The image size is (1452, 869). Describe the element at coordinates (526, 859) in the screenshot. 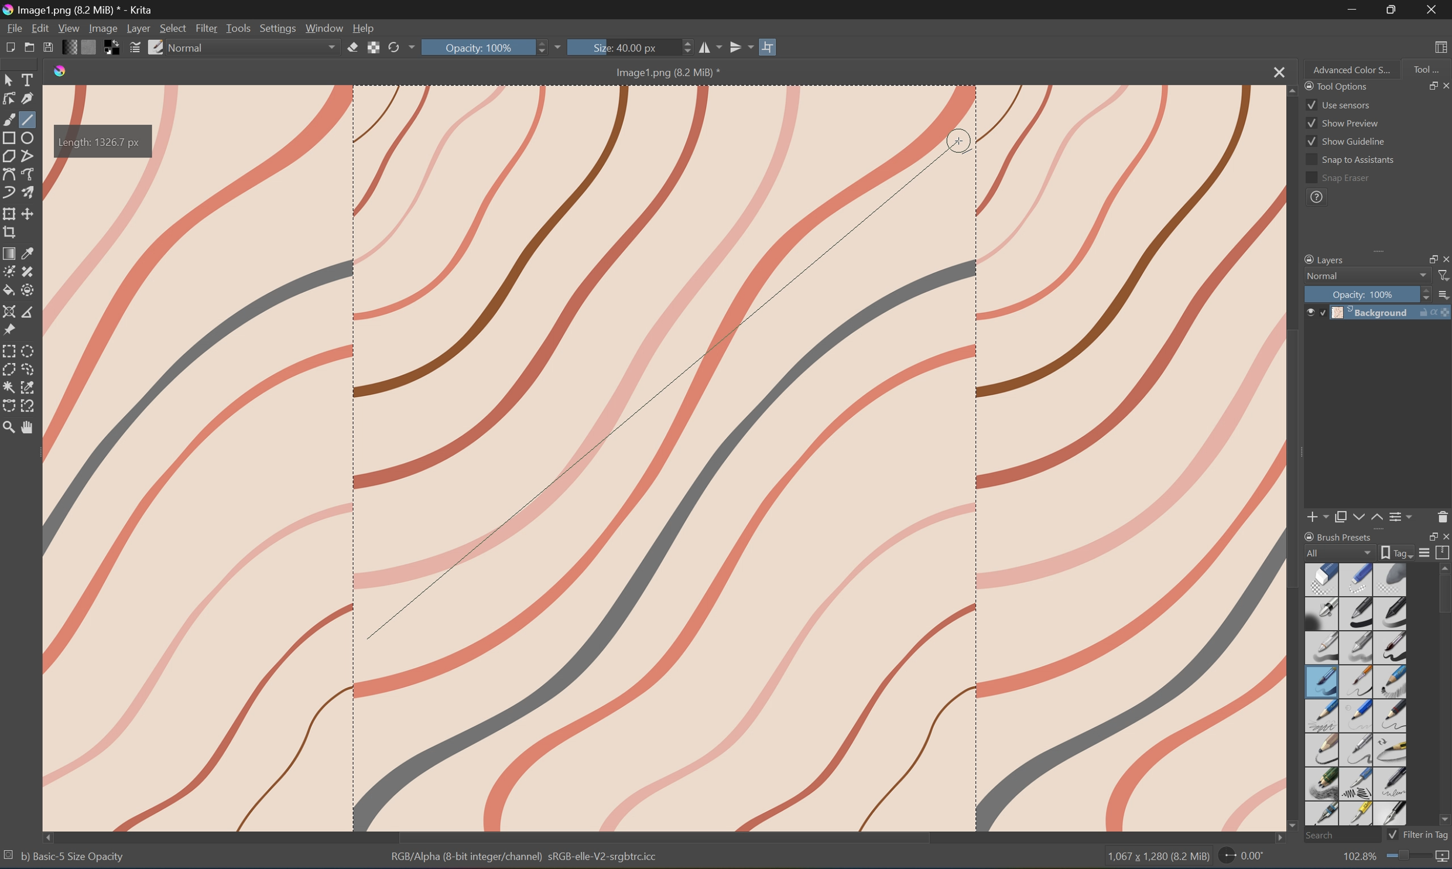

I see `RGB Alpha (8-bit integer/channel) sRGB-elle-V2-srgbcicc` at that location.